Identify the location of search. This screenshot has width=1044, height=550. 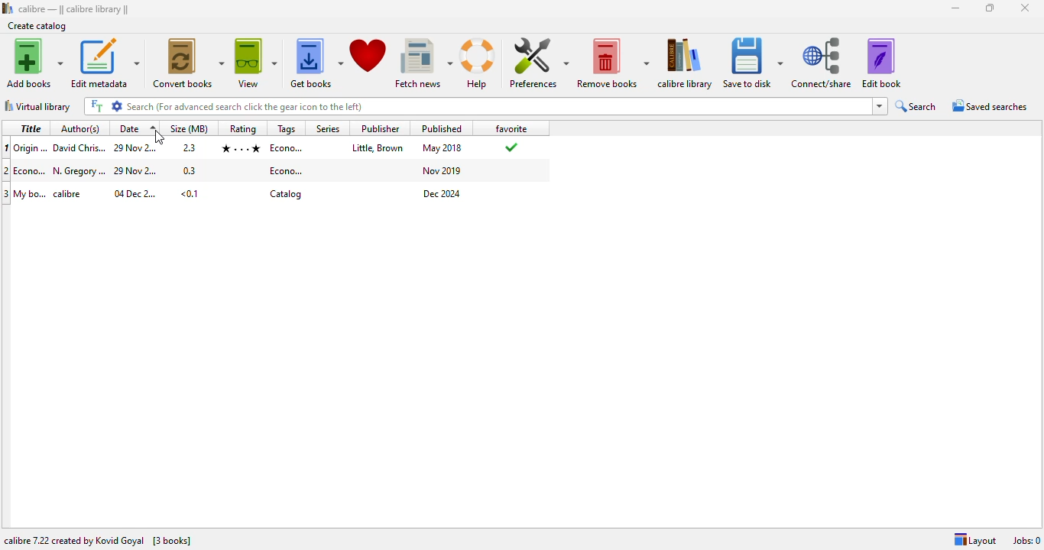
(498, 106).